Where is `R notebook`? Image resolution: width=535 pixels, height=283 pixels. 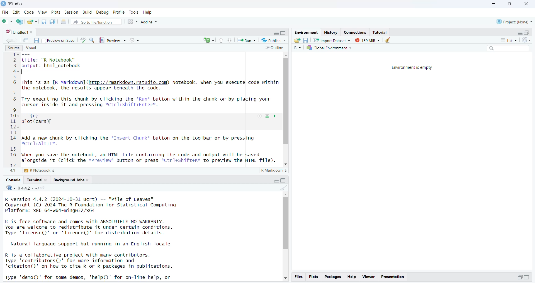 R notebook is located at coordinates (40, 170).